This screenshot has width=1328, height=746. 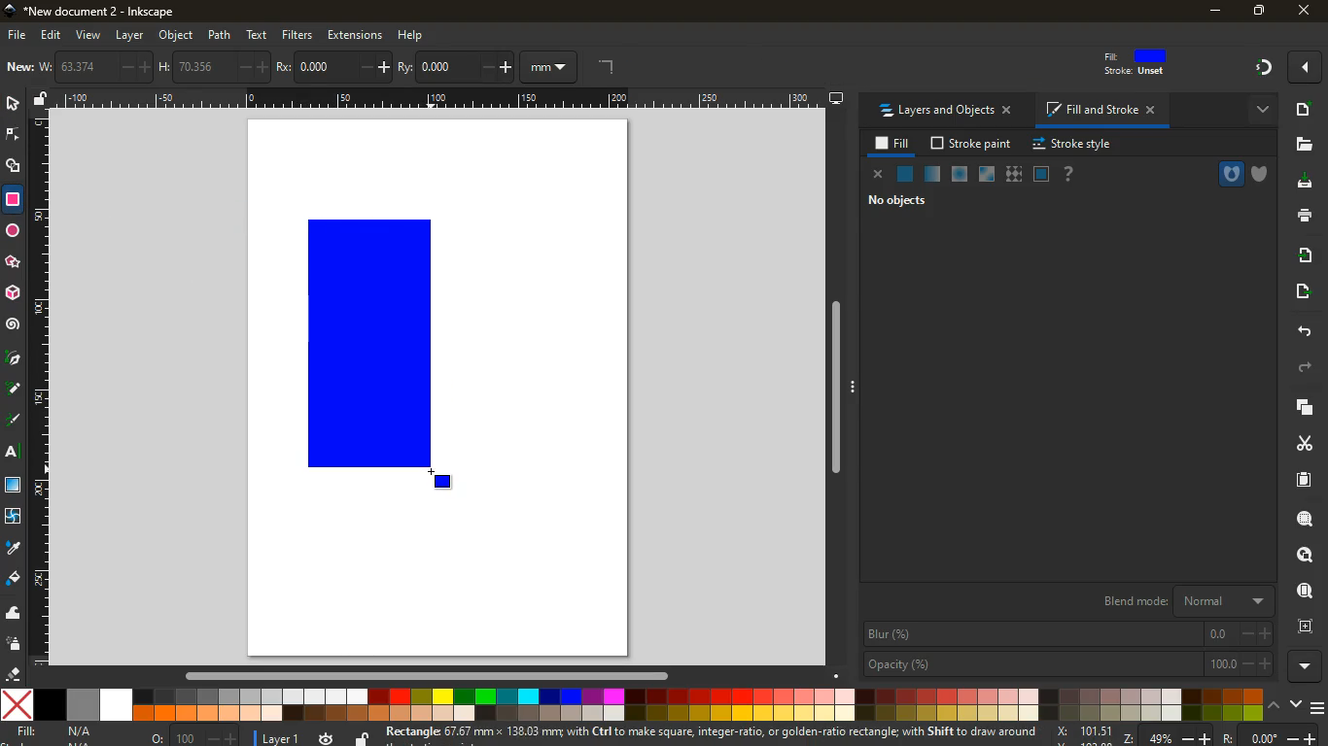 I want to click on maximize, so click(x=1257, y=10).